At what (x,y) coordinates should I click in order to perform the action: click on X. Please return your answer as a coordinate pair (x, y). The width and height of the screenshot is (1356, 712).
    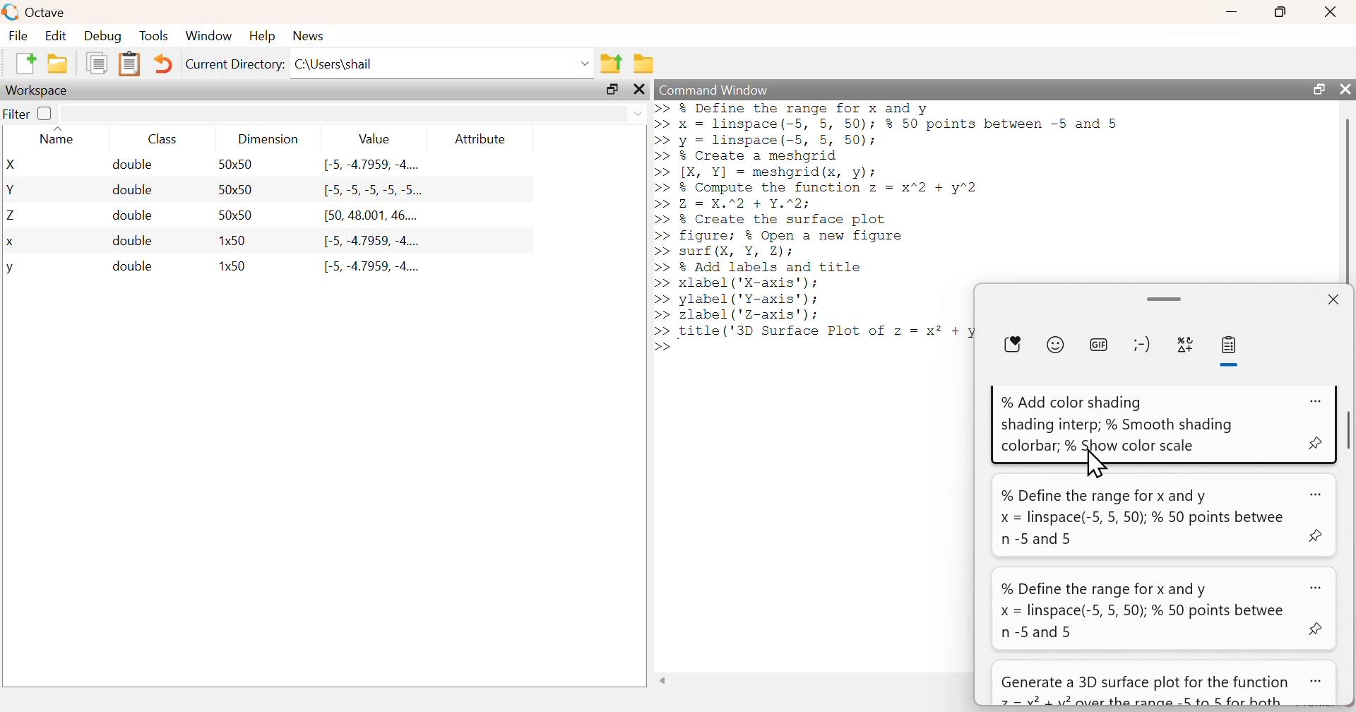
    Looking at the image, I should click on (13, 165).